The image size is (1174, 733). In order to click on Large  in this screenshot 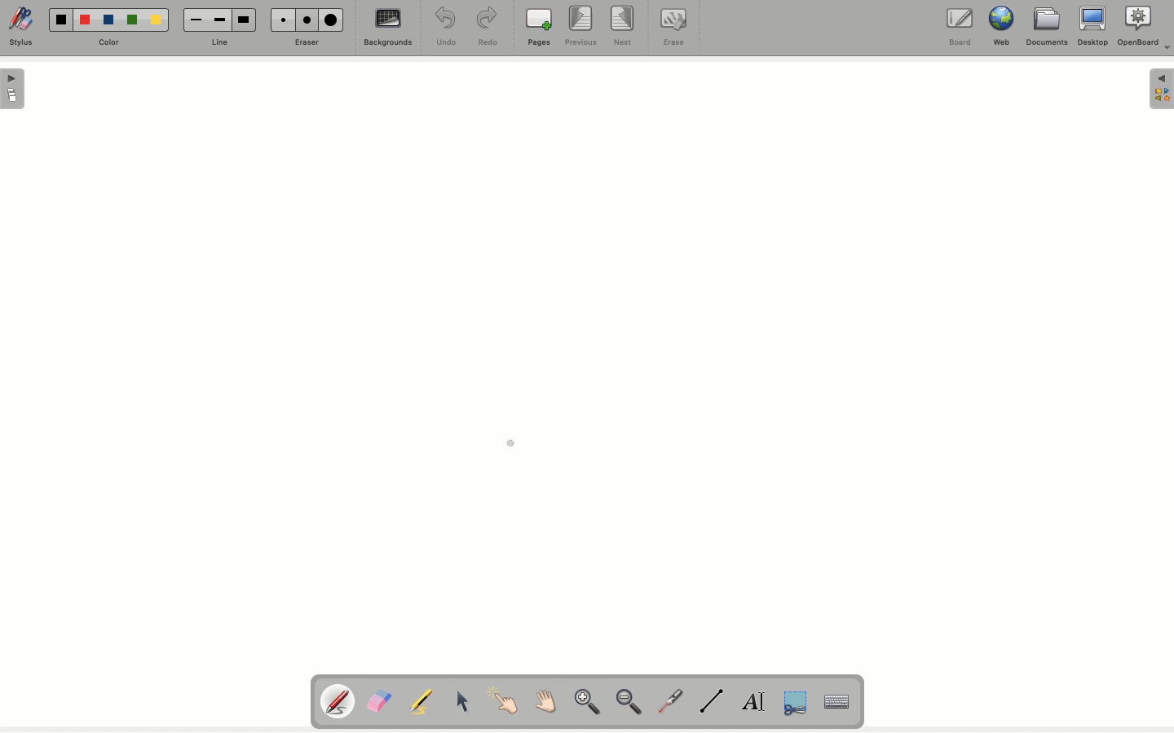, I will do `click(333, 20)`.